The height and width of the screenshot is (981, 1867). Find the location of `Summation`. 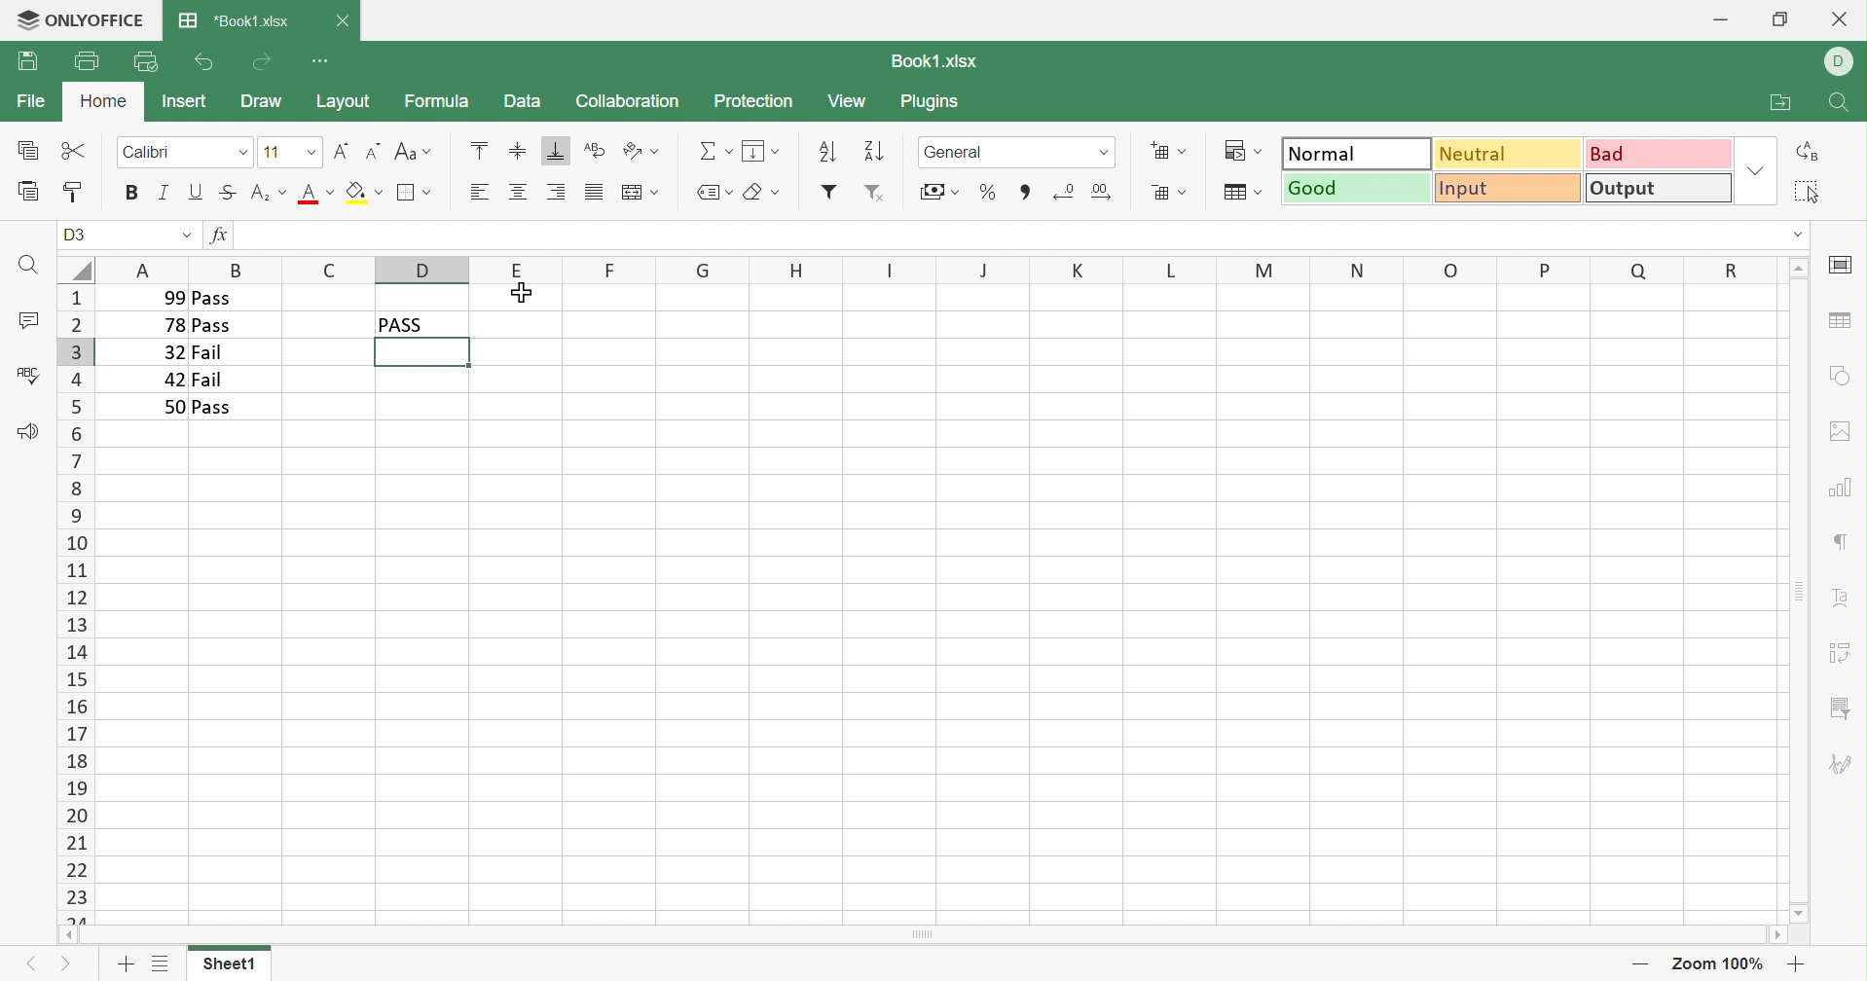

Summation is located at coordinates (715, 152).